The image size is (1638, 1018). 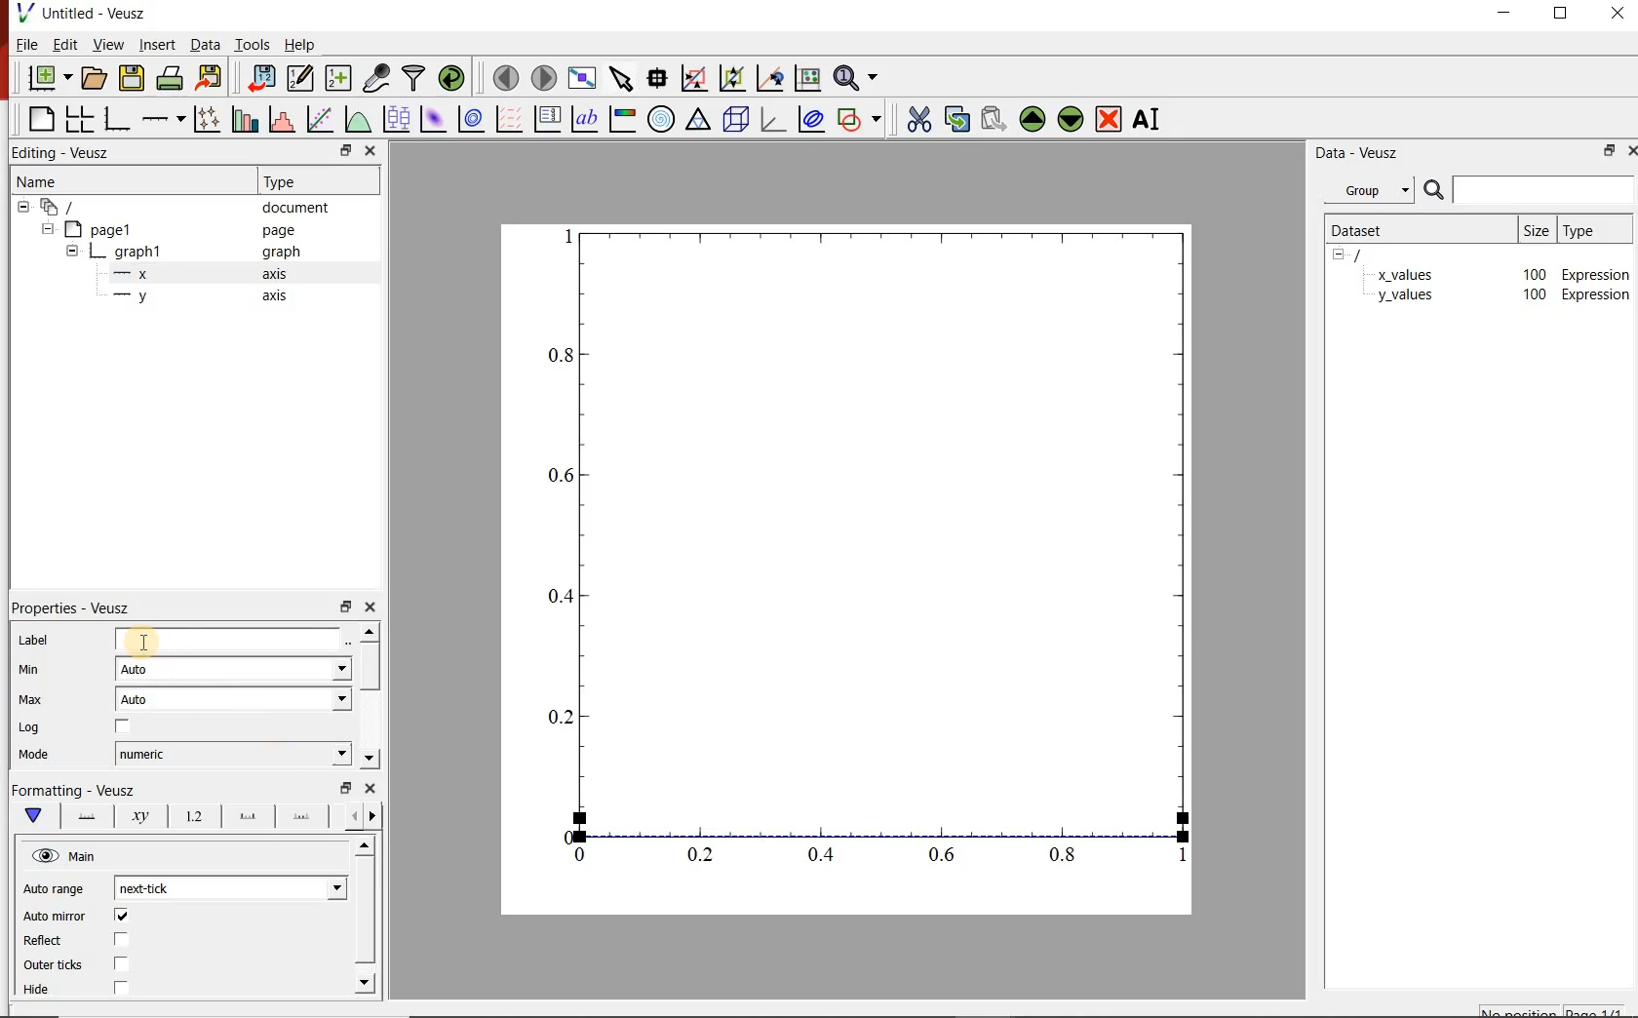 I want to click on close, so click(x=371, y=150).